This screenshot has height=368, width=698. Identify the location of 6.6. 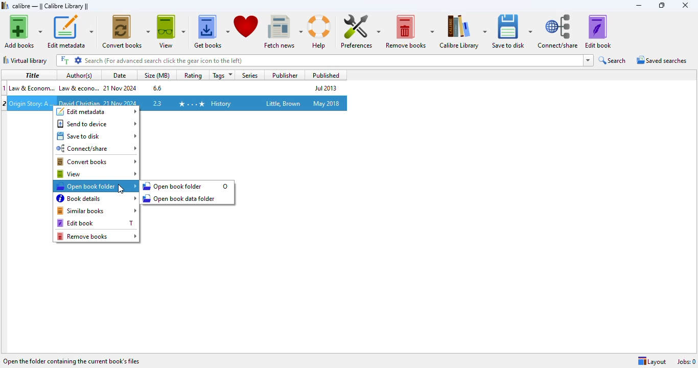
(156, 87).